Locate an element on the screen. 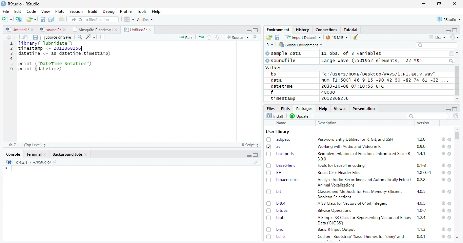  Viewer is located at coordinates (340, 108).